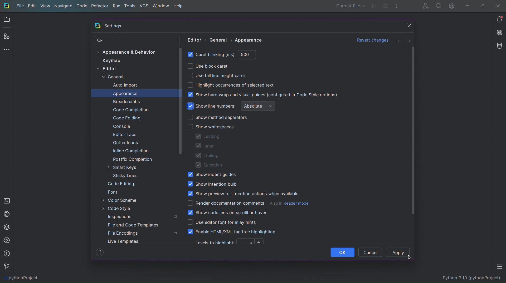 The width and height of the screenshot is (506, 283). What do you see at coordinates (408, 26) in the screenshot?
I see `Close` at bounding box center [408, 26].